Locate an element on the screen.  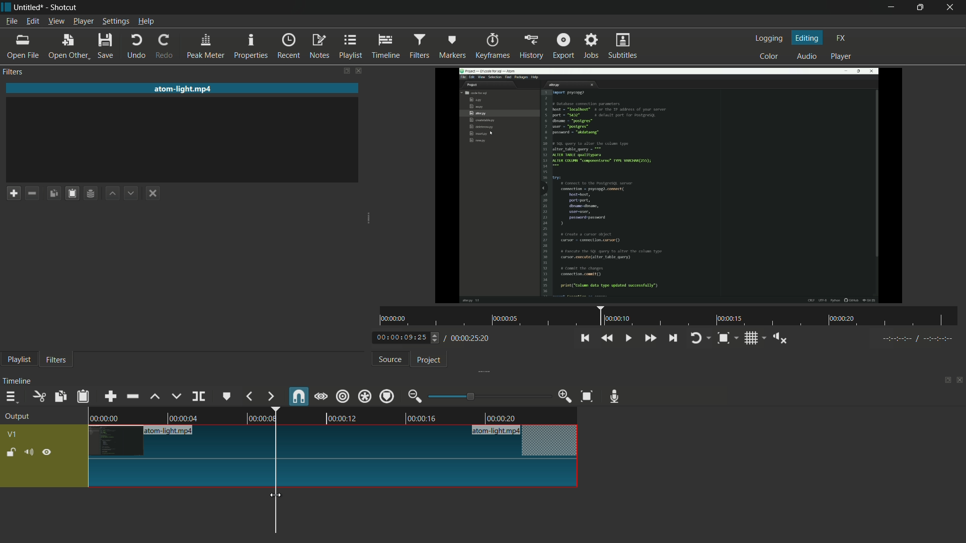
open file is located at coordinates (23, 47).